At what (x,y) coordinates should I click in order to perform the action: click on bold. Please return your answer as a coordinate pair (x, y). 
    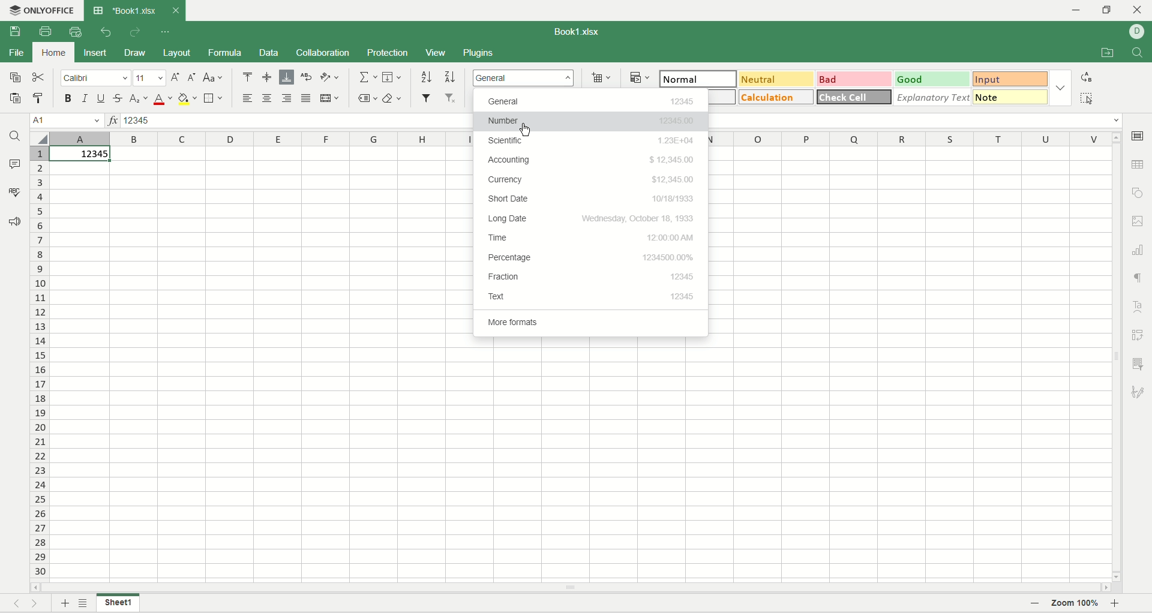
    Looking at the image, I should click on (69, 99).